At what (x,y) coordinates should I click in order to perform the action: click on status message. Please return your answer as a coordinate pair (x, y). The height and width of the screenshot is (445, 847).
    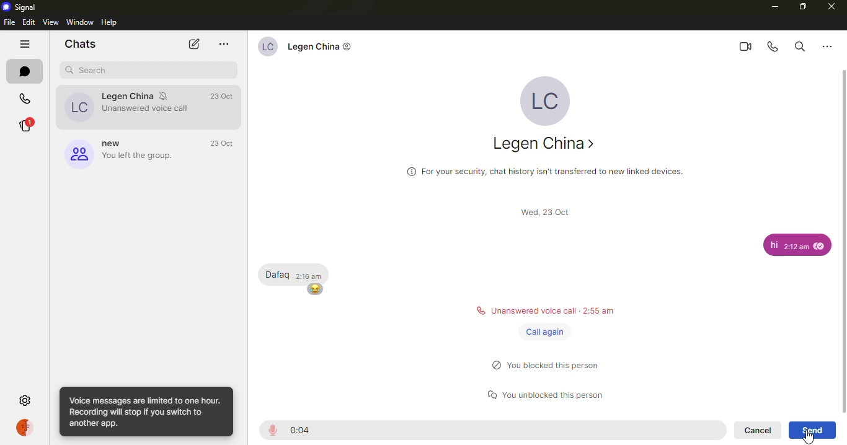
    Looking at the image, I should click on (546, 392).